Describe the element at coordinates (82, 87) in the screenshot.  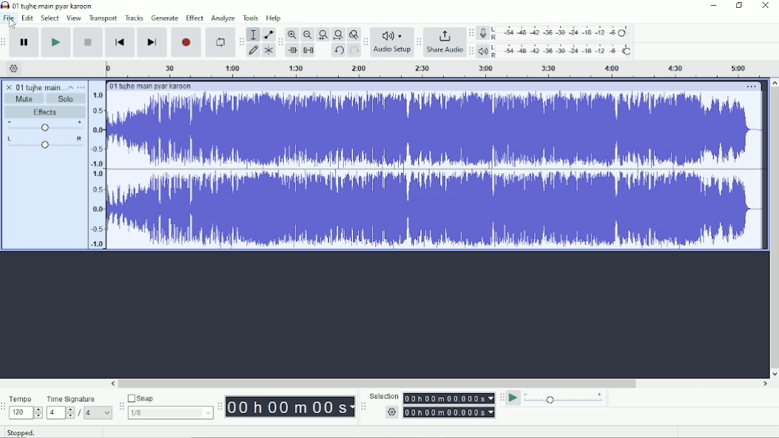
I see `Open menu` at that location.